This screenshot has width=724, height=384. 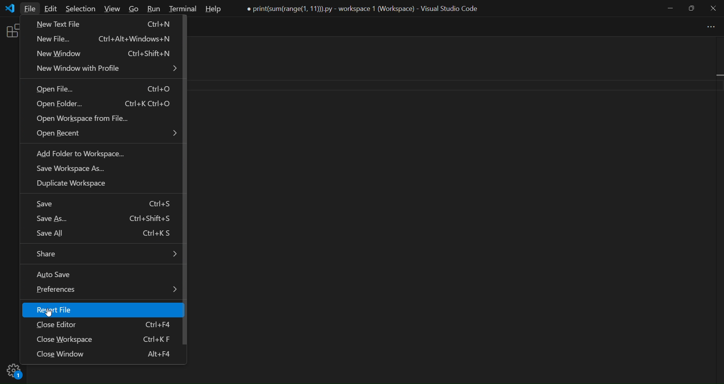 I want to click on revert file, so click(x=75, y=310).